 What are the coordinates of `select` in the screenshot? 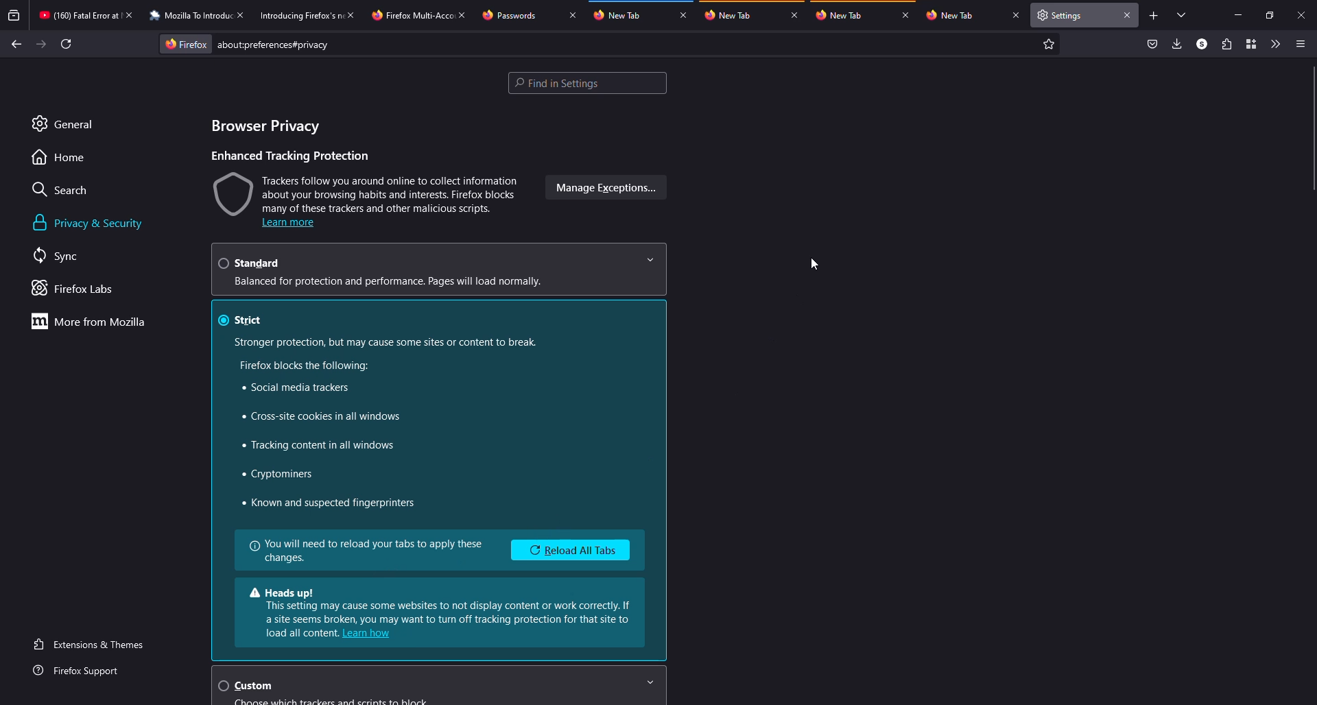 It's located at (223, 685).